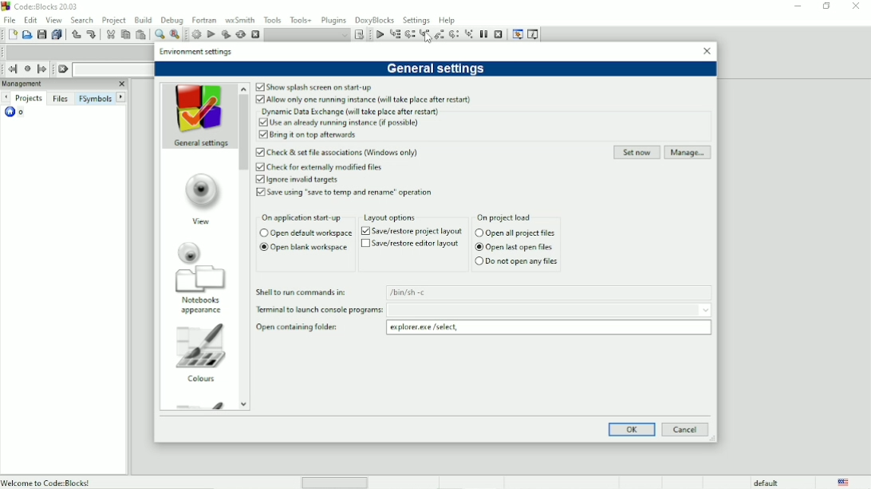 Image resolution: width=871 pixels, height=489 pixels. Describe the element at coordinates (197, 34) in the screenshot. I see `Build` at that location.